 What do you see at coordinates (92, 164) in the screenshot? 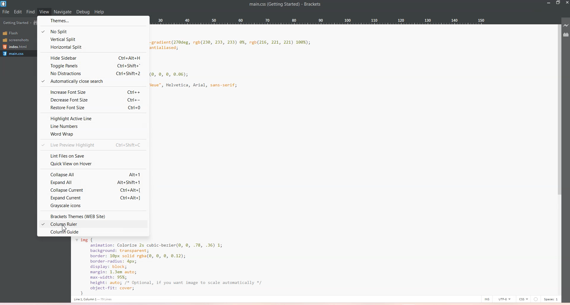
I see `Quick View on Hover` at bounding box center [92, 164].